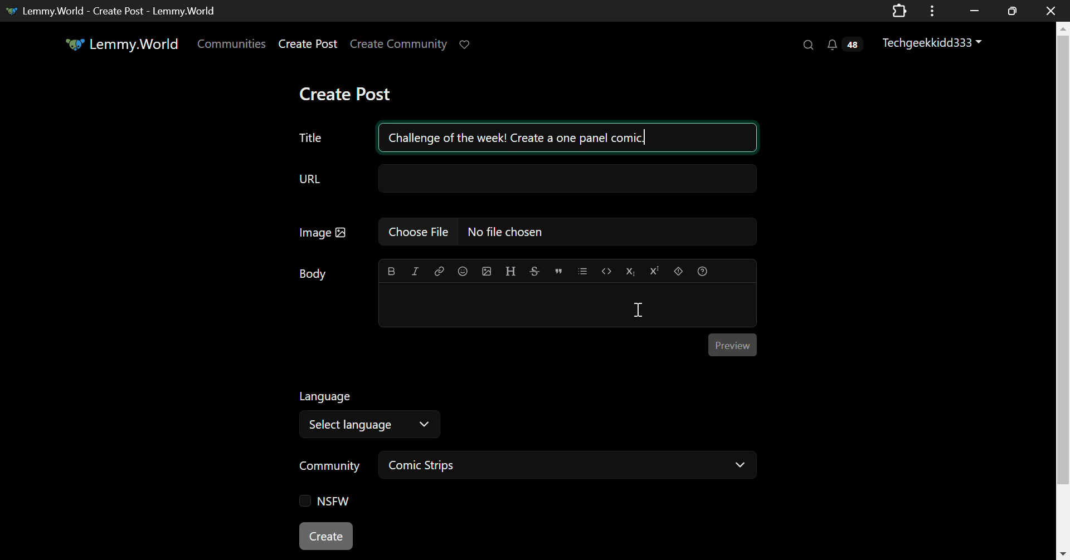 This screenshot has width=1070, height=560. What do you see at coordinates (465, 45) in the screenshot?
I see `Donate to Lemmy` at bounding box center [465, 45].